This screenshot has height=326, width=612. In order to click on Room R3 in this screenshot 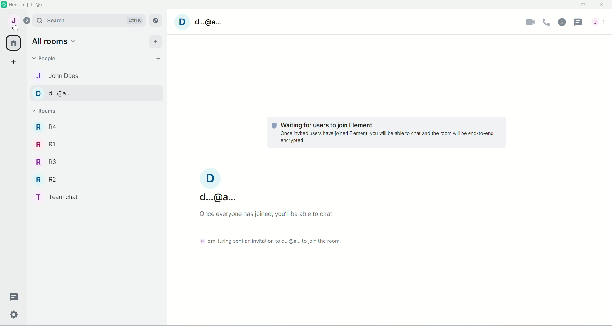, I will do `click(44, 161)`.